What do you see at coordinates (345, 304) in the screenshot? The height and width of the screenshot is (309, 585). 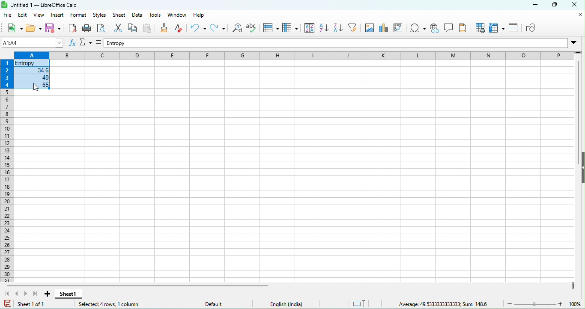 I see `standard selection` at bounding box center [345, 304].